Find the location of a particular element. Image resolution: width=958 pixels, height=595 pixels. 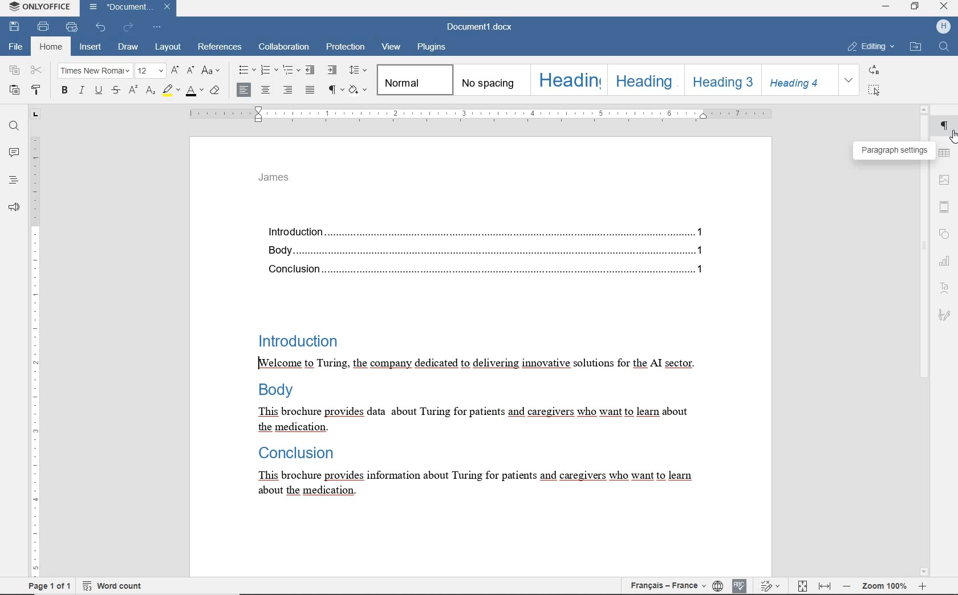

clear style is located at coordinates (216, 89).